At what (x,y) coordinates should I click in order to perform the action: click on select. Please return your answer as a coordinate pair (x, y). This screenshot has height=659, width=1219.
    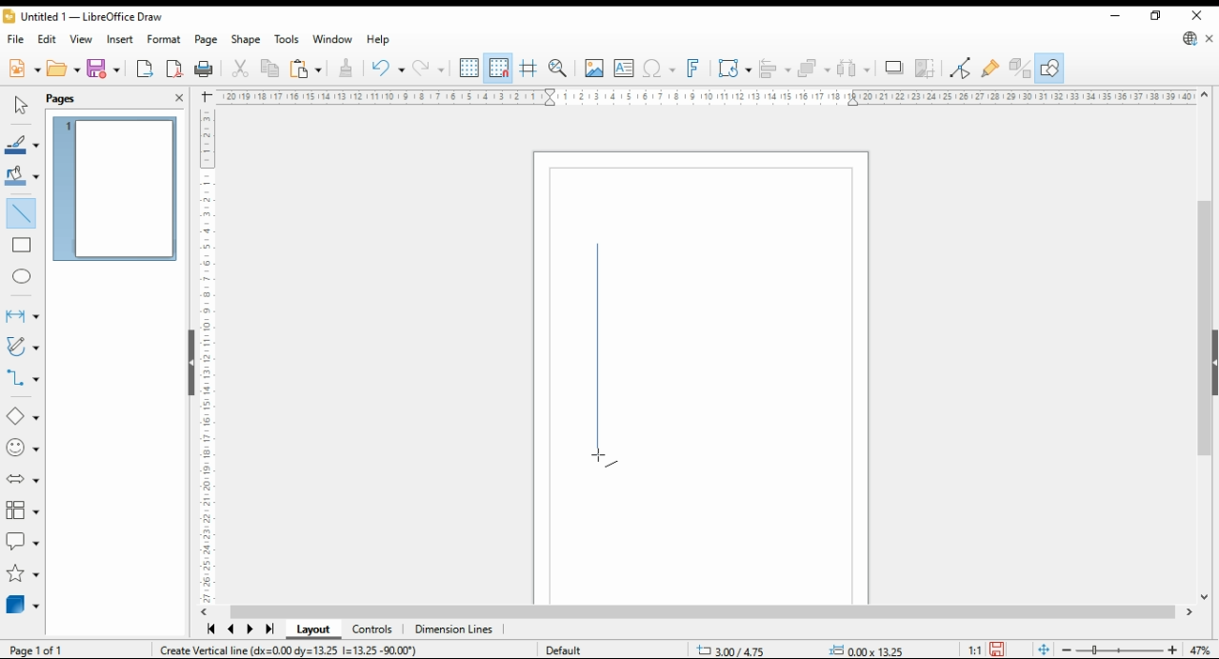
    Looking at the image, I should click on (21, 105).